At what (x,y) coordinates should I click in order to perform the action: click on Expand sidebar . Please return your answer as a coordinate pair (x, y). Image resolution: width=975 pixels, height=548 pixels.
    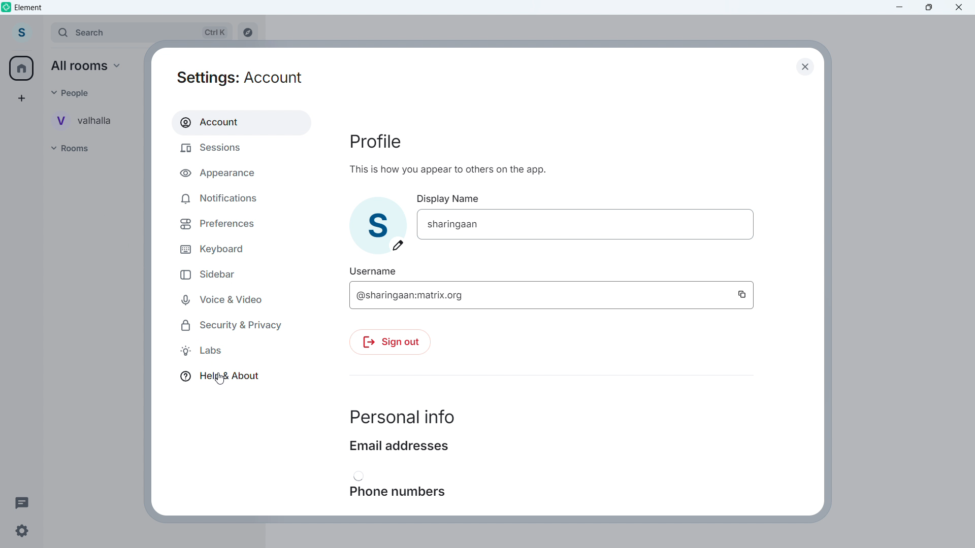
    Looking at the image, I should click on (43, 33).